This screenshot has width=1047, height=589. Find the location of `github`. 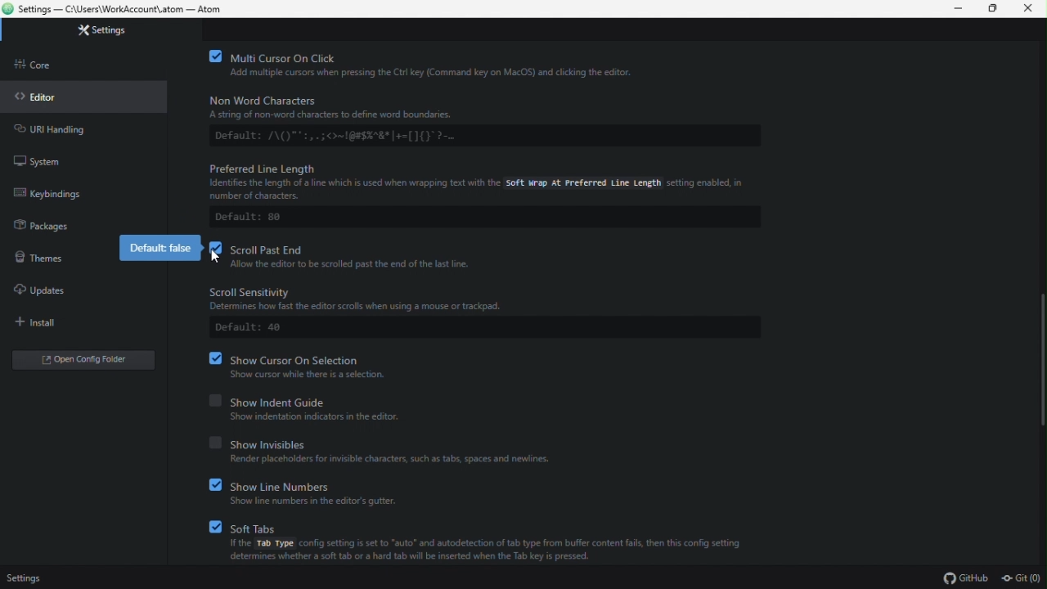

github is located at coordinates (965, 578).